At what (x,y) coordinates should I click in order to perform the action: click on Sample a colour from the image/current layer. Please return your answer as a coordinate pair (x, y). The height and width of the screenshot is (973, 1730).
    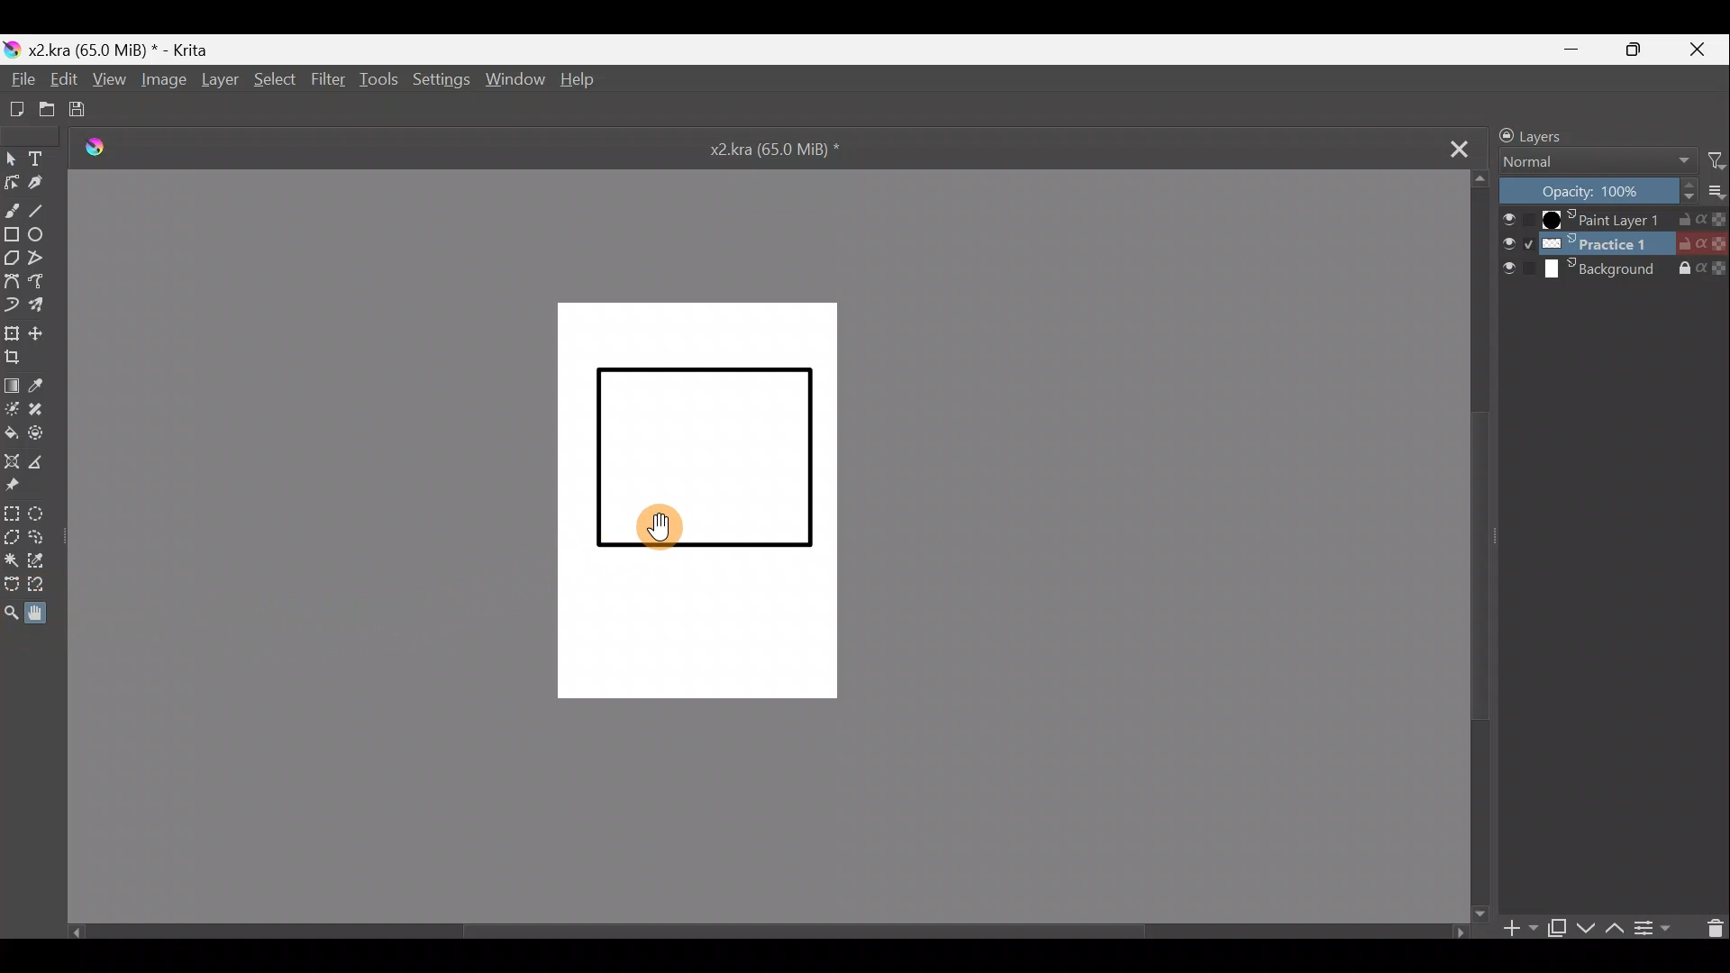
    Looking at the image, I should click on (45, 385).